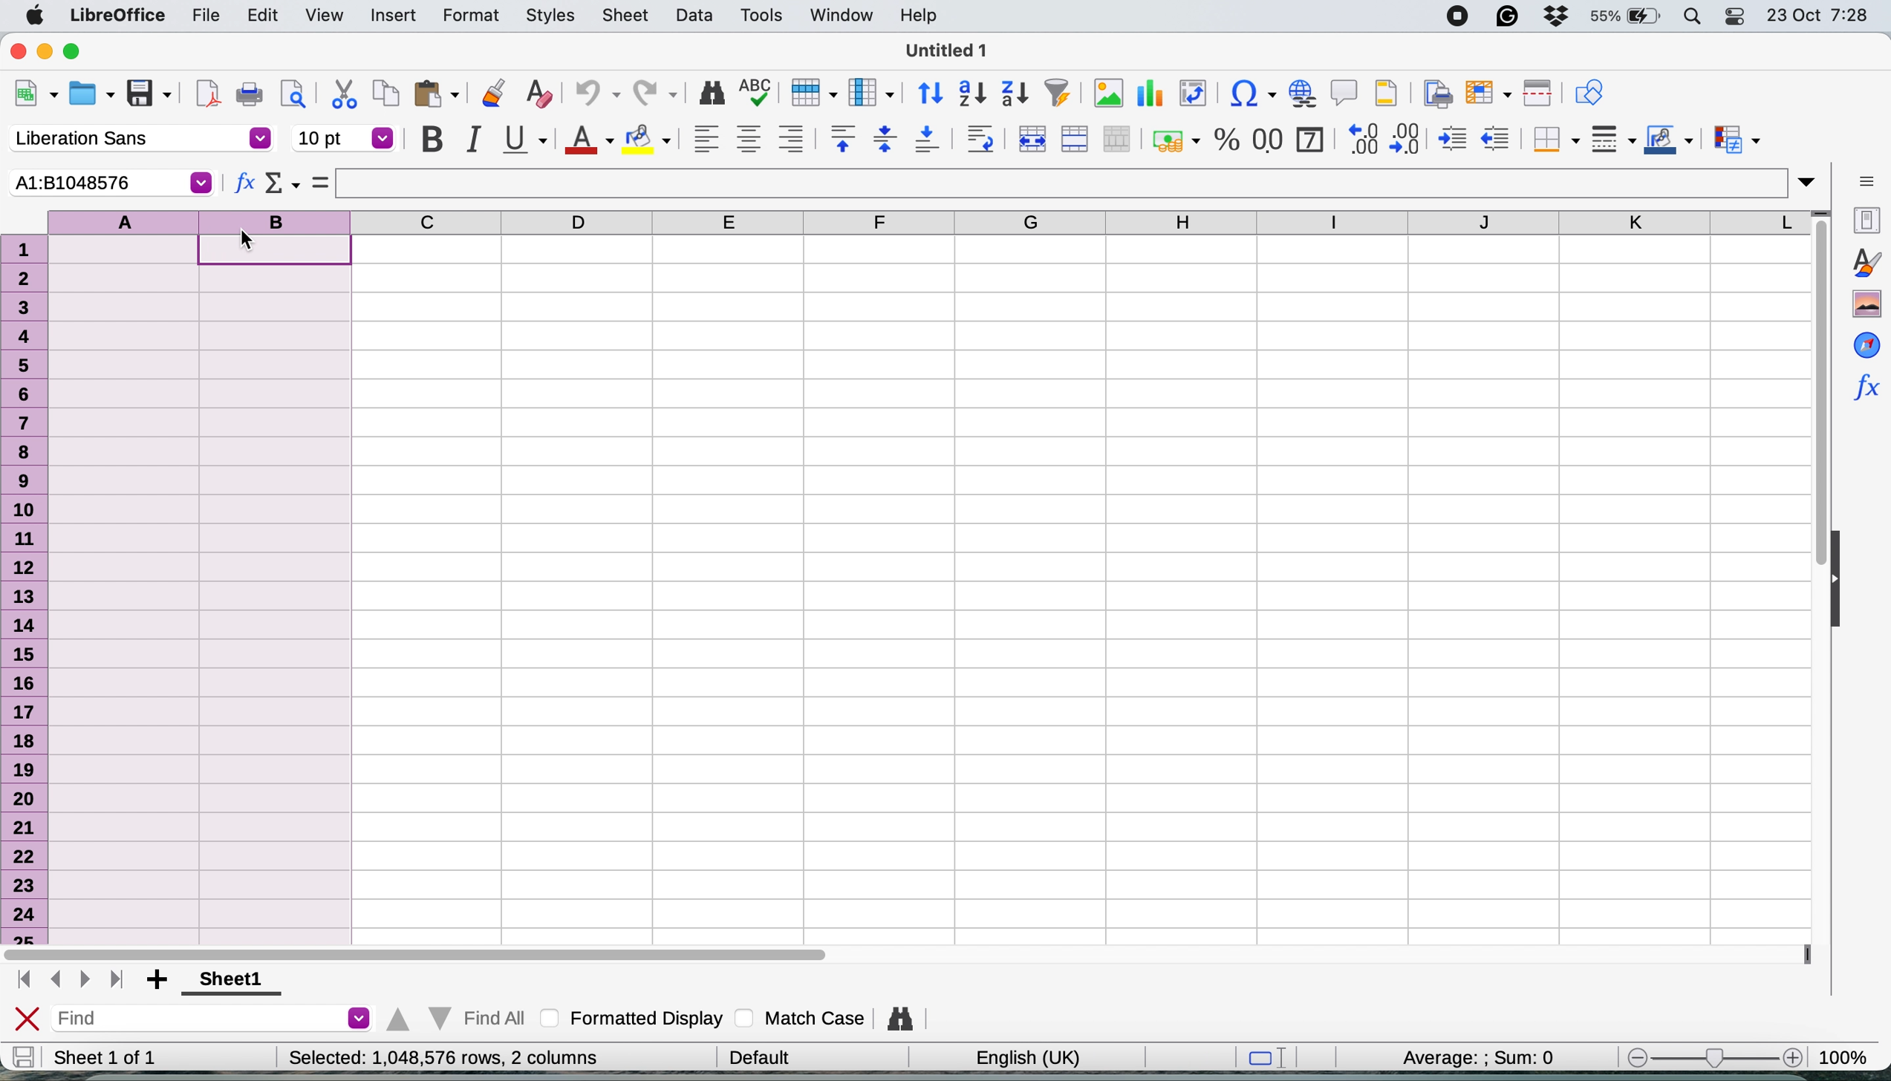  I want to click on expand formula bar, so click(1812, 181).